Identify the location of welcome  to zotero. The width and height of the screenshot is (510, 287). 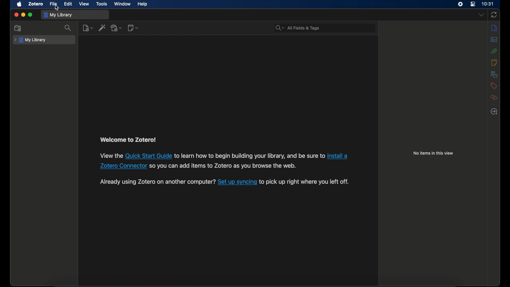
(127, 140).